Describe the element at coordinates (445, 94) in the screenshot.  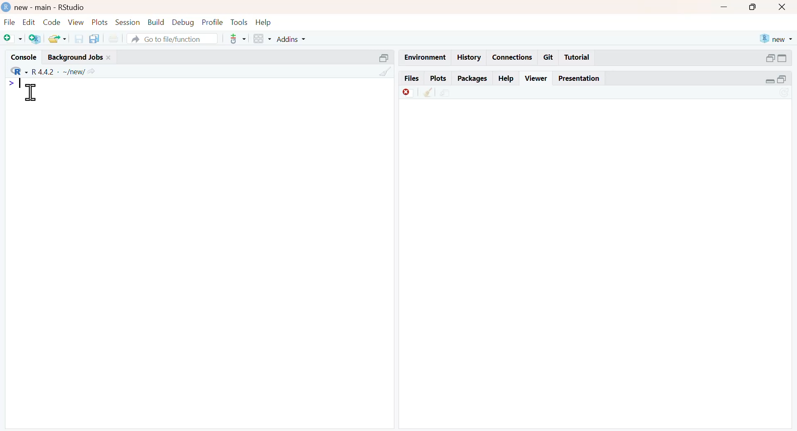
I see `environment` at that location.